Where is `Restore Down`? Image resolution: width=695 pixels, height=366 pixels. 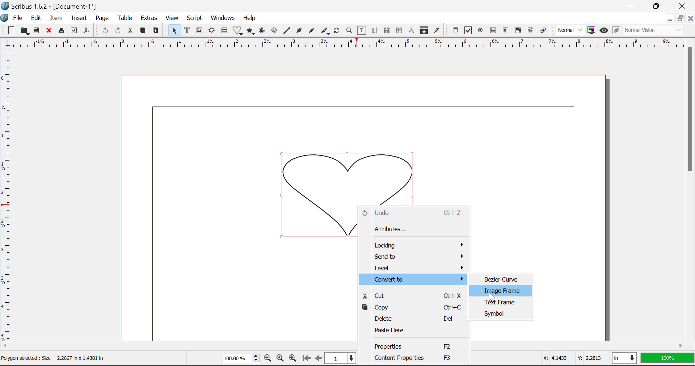
Restore Down is located at coordinates (671, 19).